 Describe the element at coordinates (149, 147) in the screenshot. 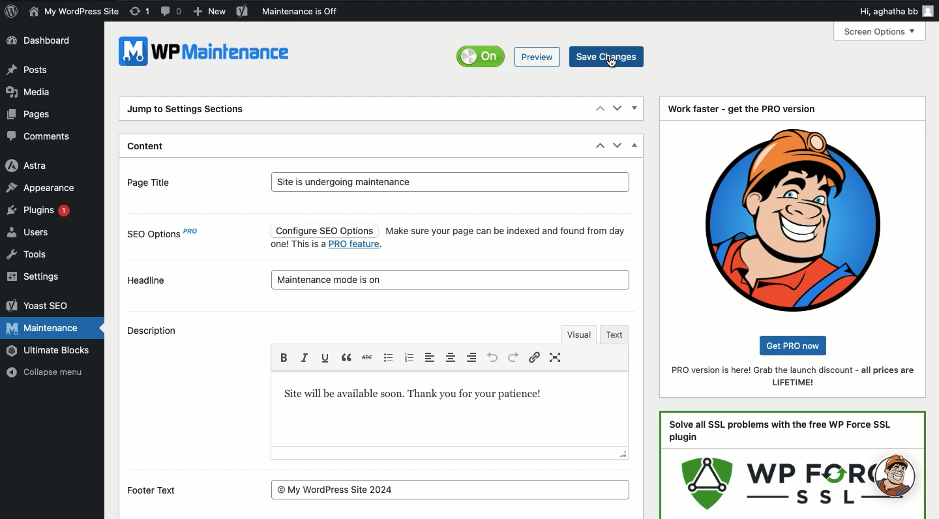

I see `Content` at that location.